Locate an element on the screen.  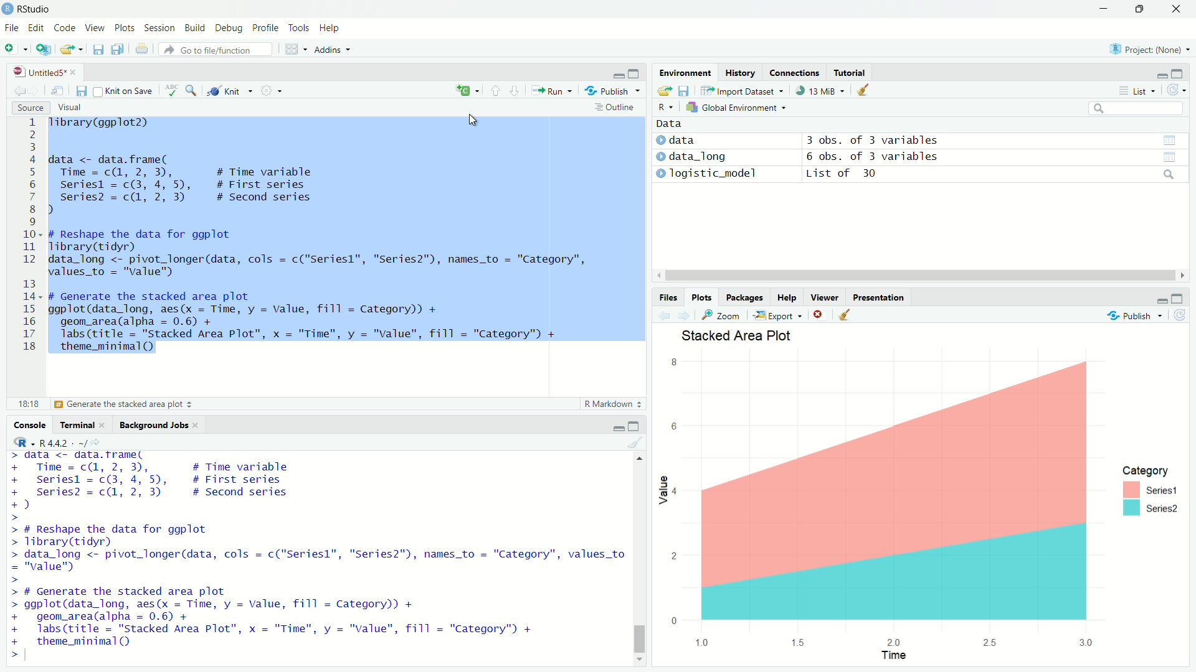
Time is located at coordinates (895, 655).